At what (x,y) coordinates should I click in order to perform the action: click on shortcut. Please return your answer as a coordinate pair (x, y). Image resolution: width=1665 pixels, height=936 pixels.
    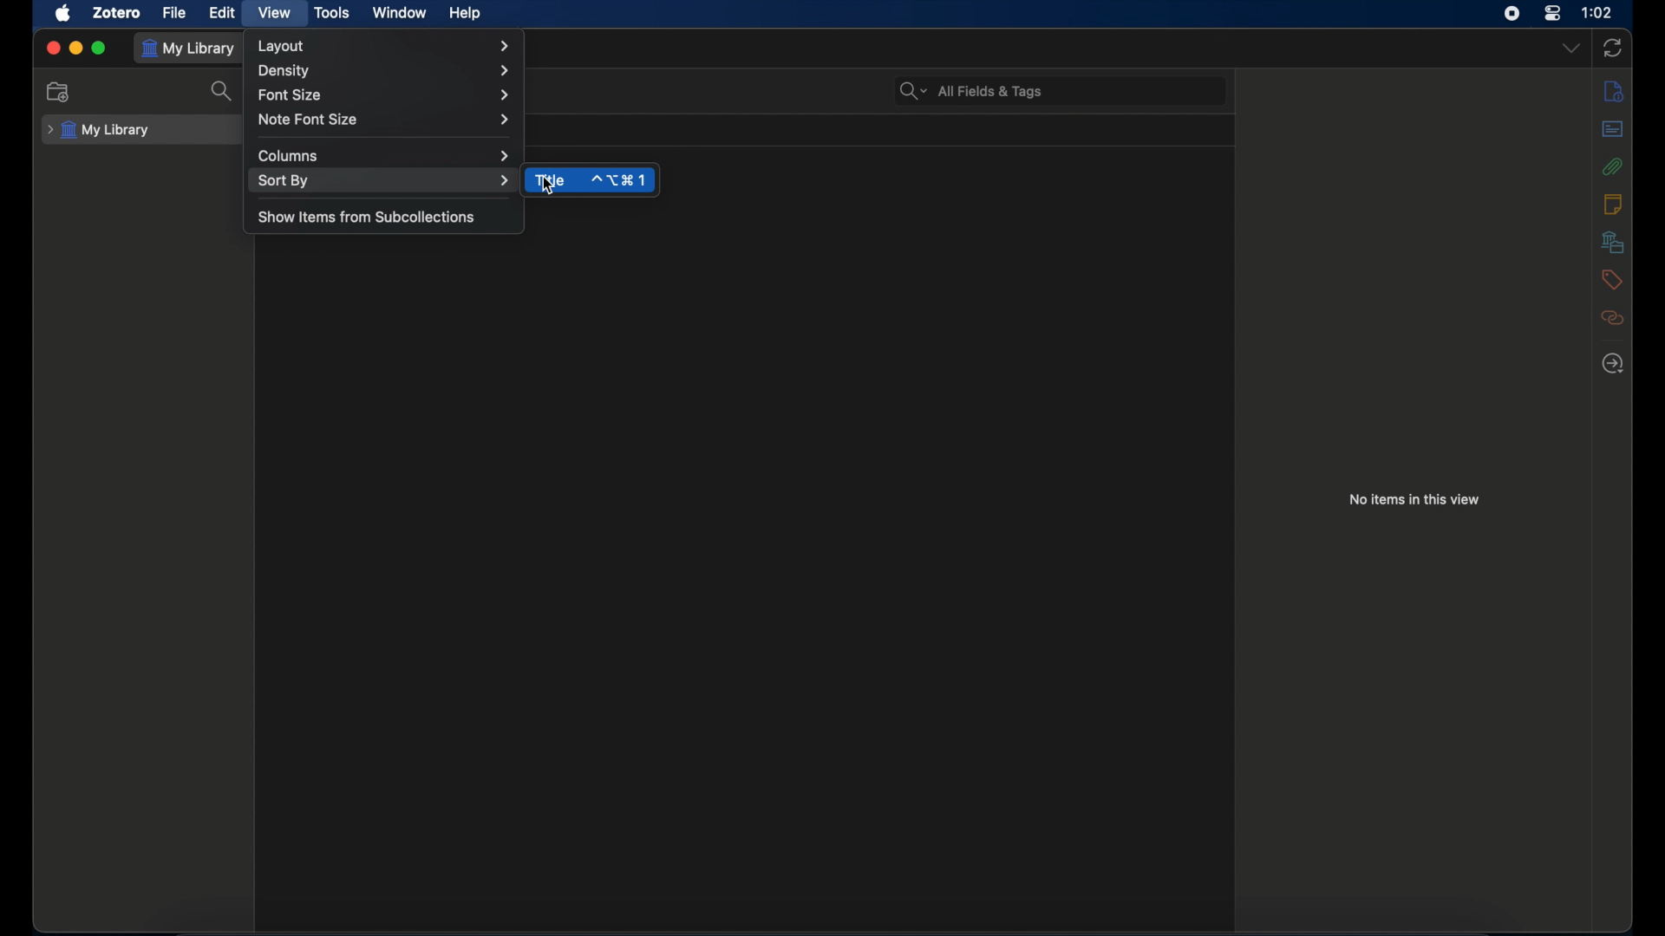
    Looking at the image, I should click on (621, 180).